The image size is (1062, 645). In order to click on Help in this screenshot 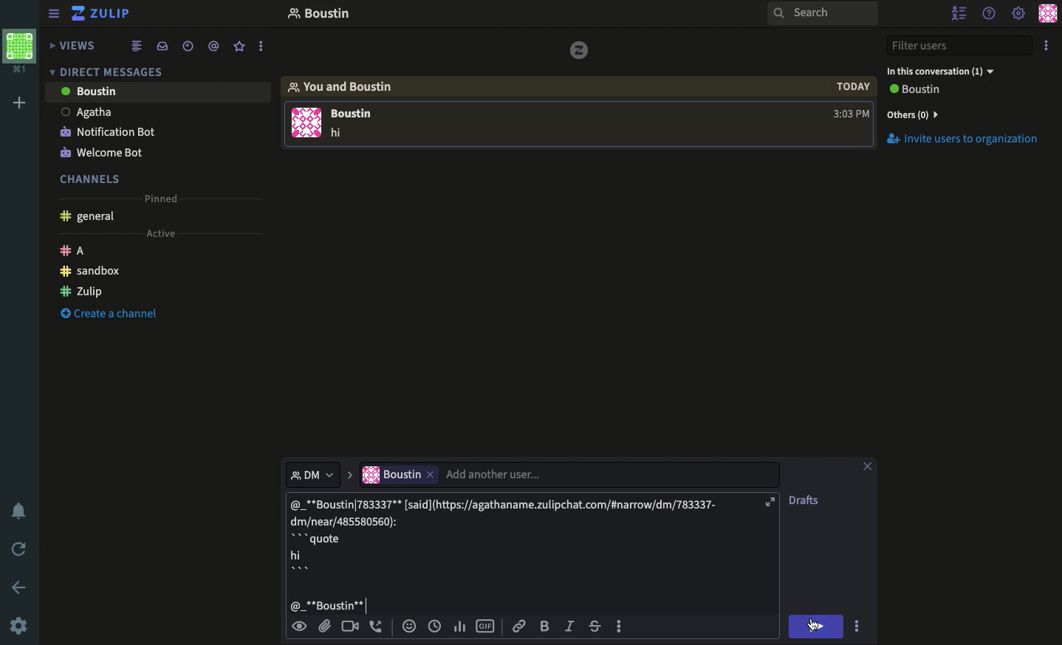, I will do `click(990, 13)`.